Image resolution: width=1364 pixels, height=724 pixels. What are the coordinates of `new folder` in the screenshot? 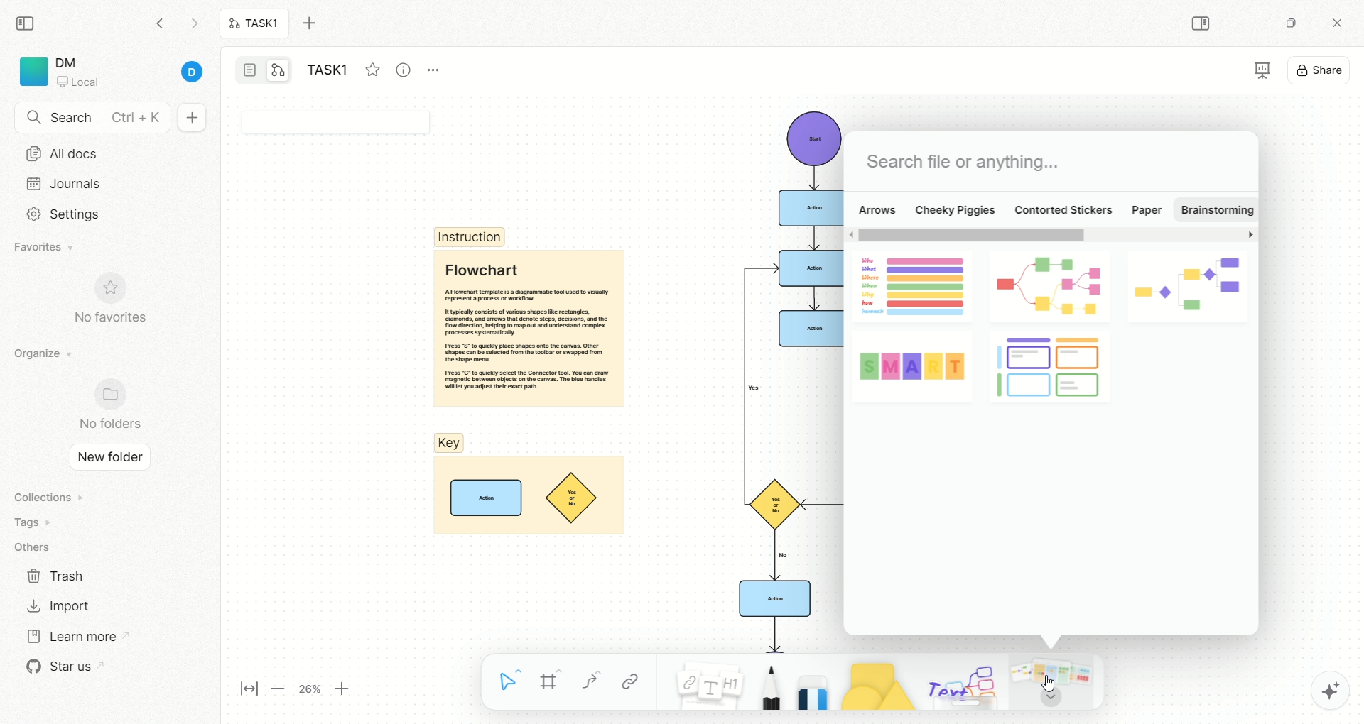 It's located at (106, 459).